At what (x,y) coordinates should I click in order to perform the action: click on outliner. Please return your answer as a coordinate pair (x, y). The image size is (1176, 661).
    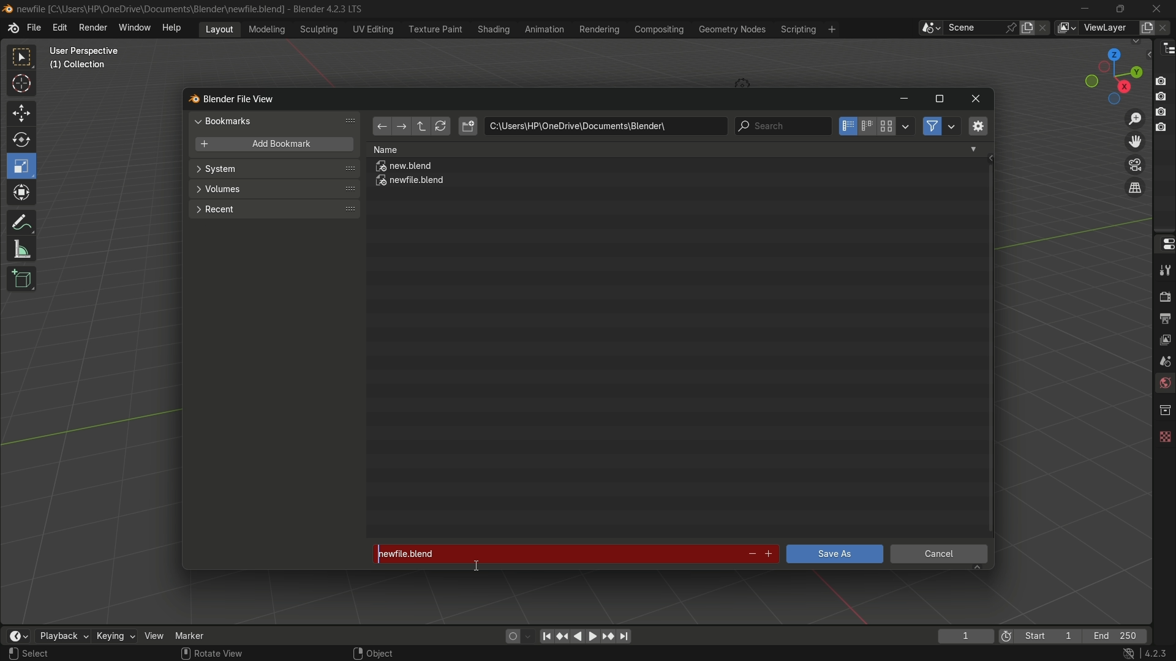
    Looking at the image, I should click on (1165, 48).